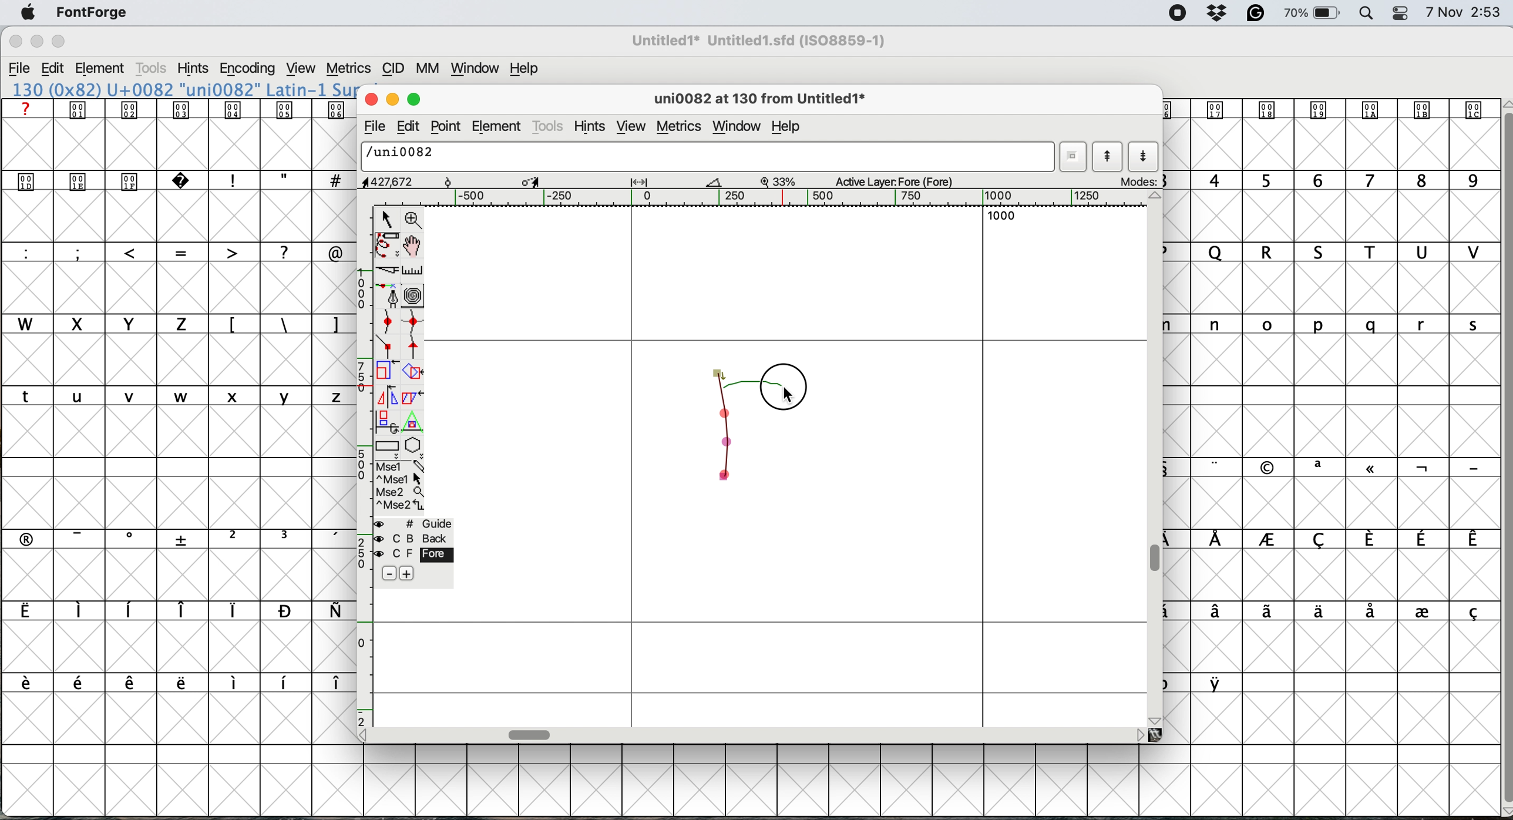  I want to click on special icons, so click(1329, 110).